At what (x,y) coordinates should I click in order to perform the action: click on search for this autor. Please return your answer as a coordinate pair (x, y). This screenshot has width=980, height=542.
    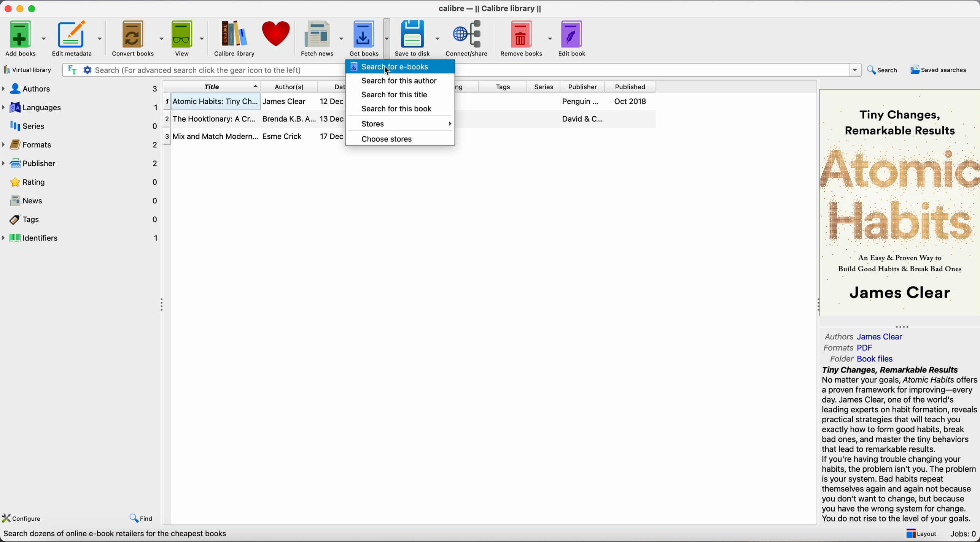
    Looking at the image, I should click on (396, 81).